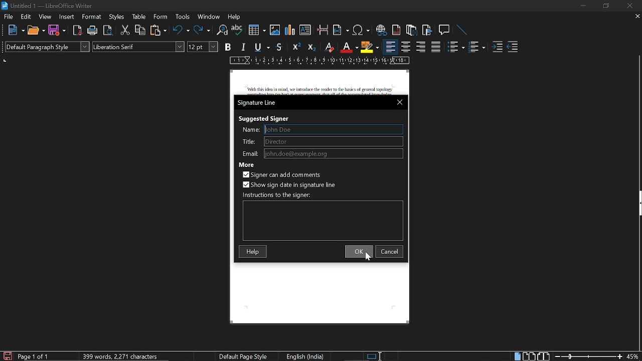 This screenshot has width=642, height=361. I want to click on tools, so click(183, 18).